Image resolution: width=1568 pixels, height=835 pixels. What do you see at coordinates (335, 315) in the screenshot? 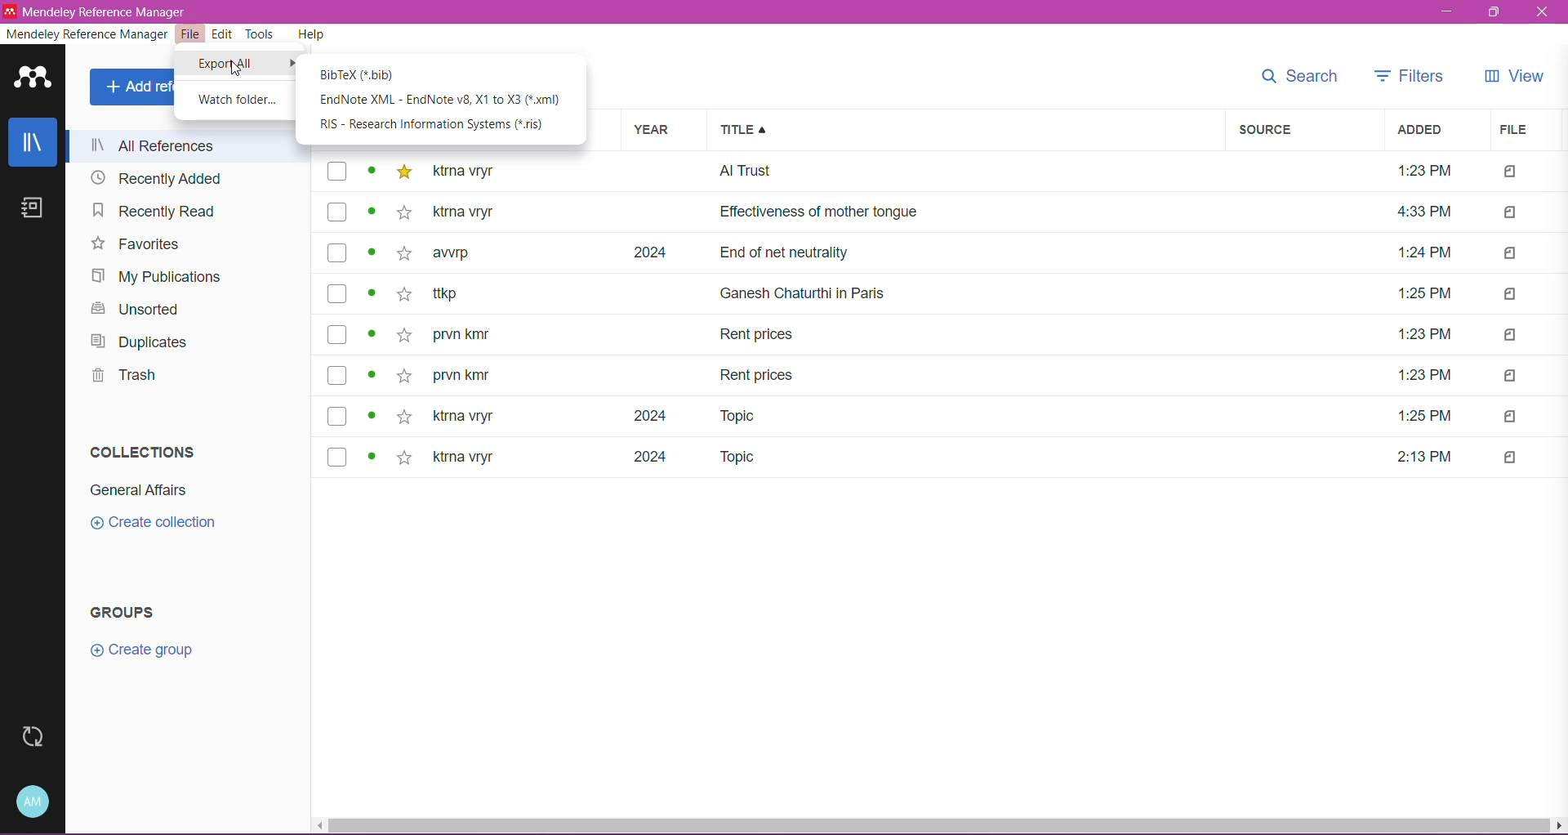
I see `Click to select Items` at bounding box center [335, 315].